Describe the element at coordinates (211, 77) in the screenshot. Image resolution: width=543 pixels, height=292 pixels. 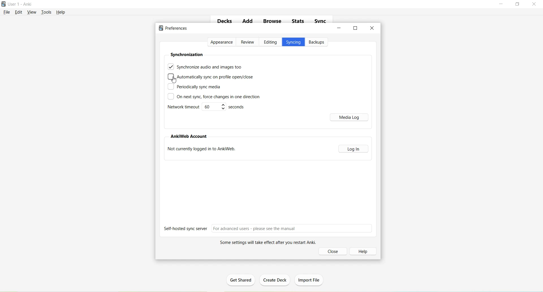
I see `Automatically sync on profile open/close` at that location.